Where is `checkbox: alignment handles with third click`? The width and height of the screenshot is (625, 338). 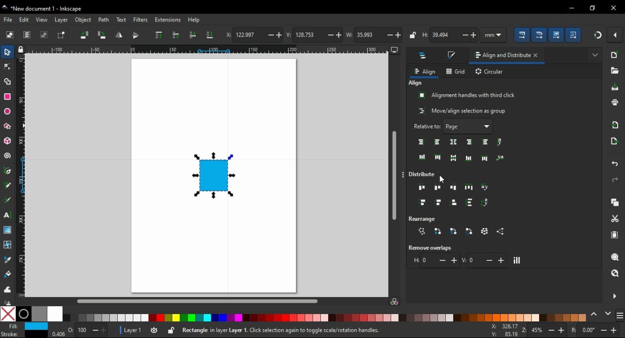
checkbox: alignment handles with third click is located at coordinates (467, 95).